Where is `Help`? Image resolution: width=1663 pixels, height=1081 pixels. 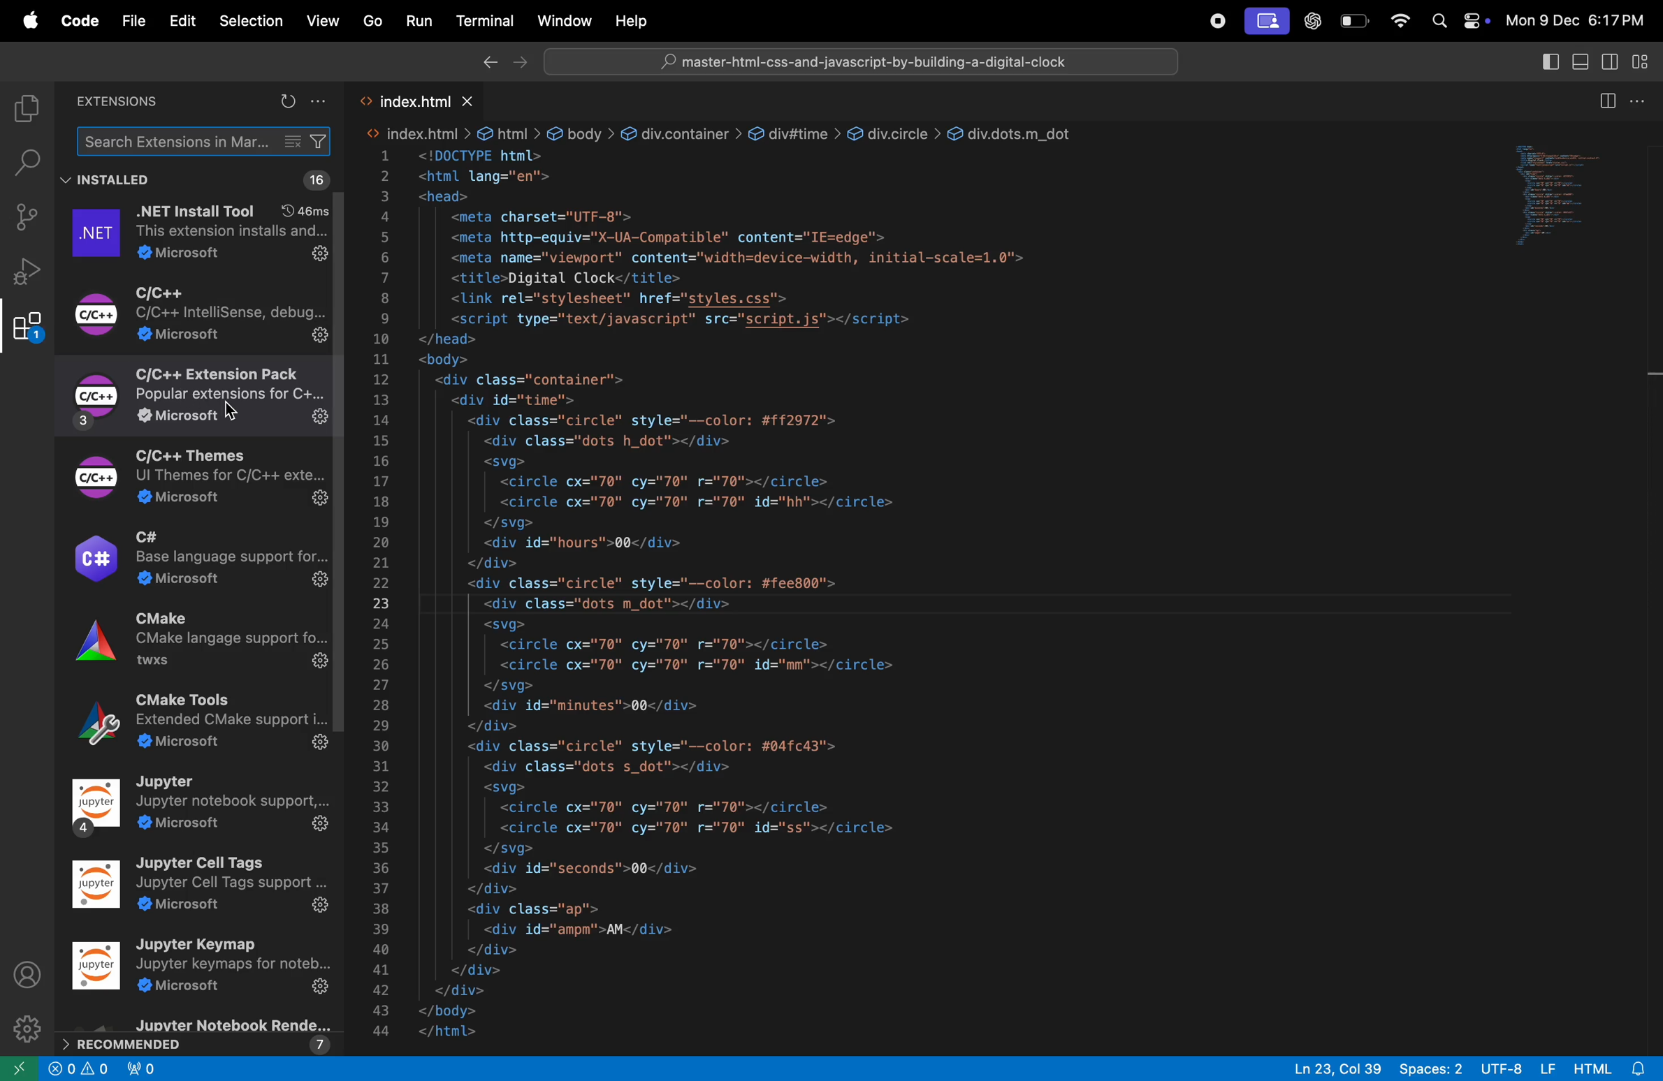 Help is located at coordinates (629, 19).